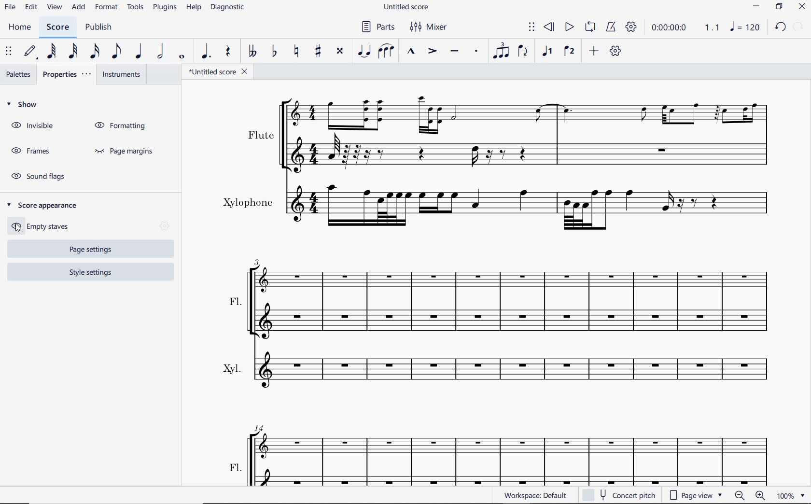  What do you see at coordinates (502, 452) in the screenshot?
I see `Fl.` at bounding box center [502, 452].